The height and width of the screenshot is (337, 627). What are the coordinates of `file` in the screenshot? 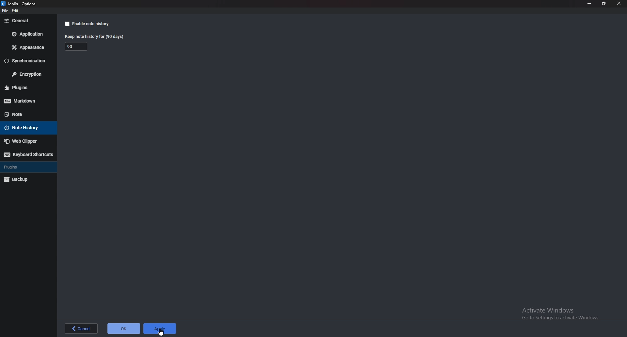 It's located at (5, 11).